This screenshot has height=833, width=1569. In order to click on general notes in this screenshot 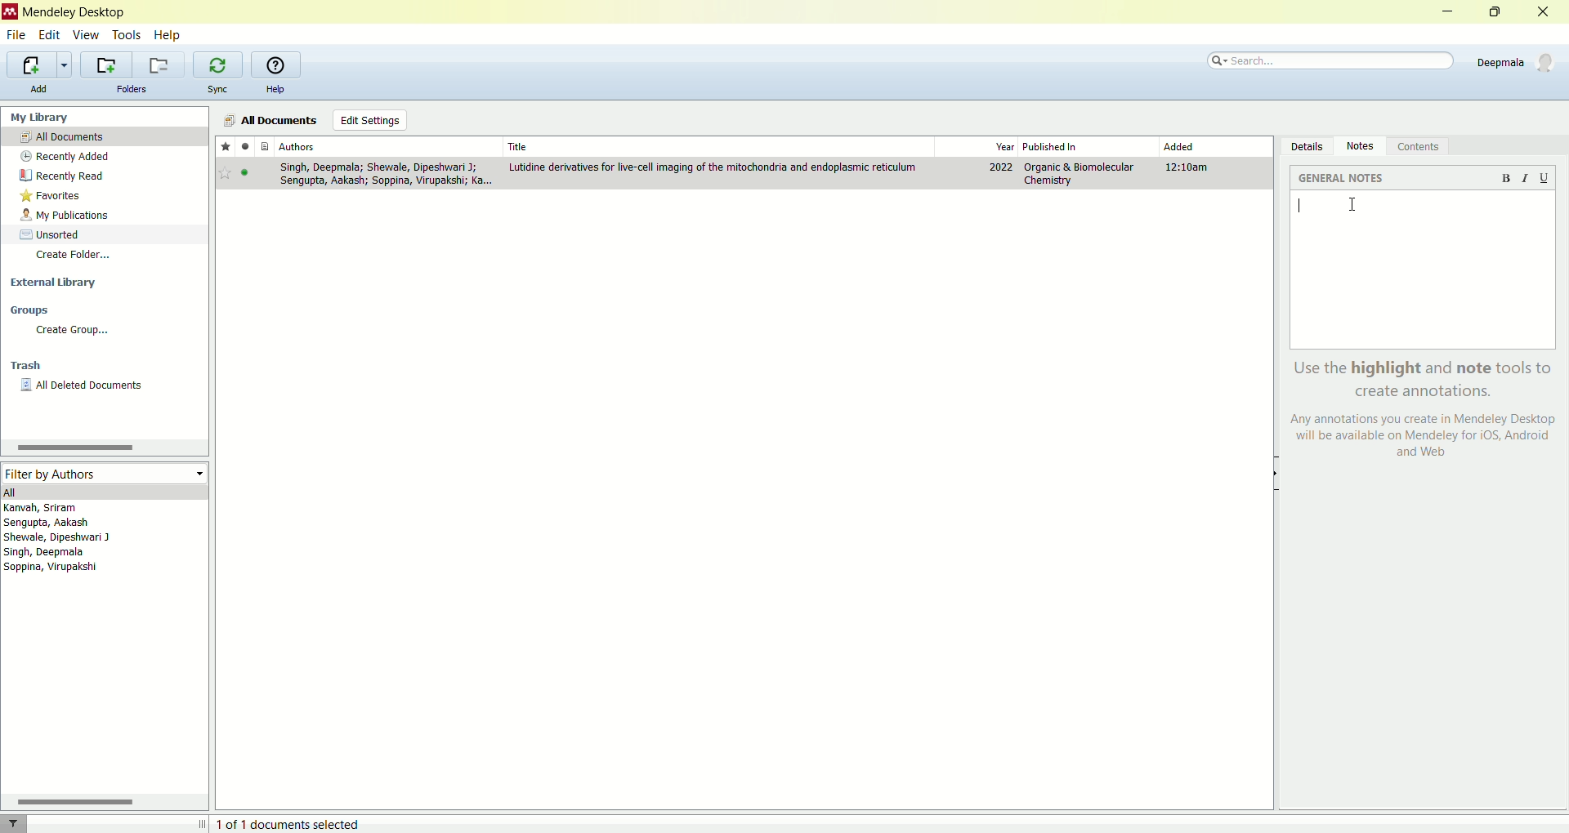, I will do `click(1343, 180)`.